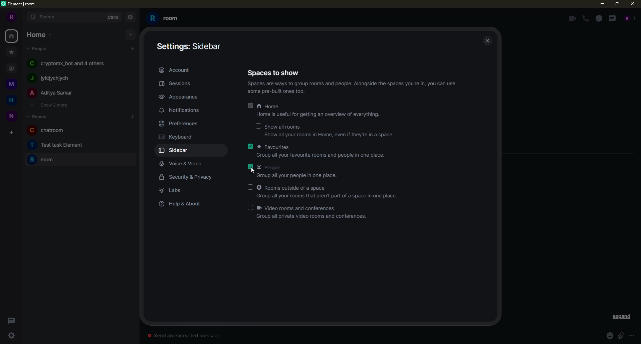 Image resolution: width=641 pixels, height=344 pixels. Describe the element at coordinates (273, 72) in the screenshot. I see `spaces to show` at that location.